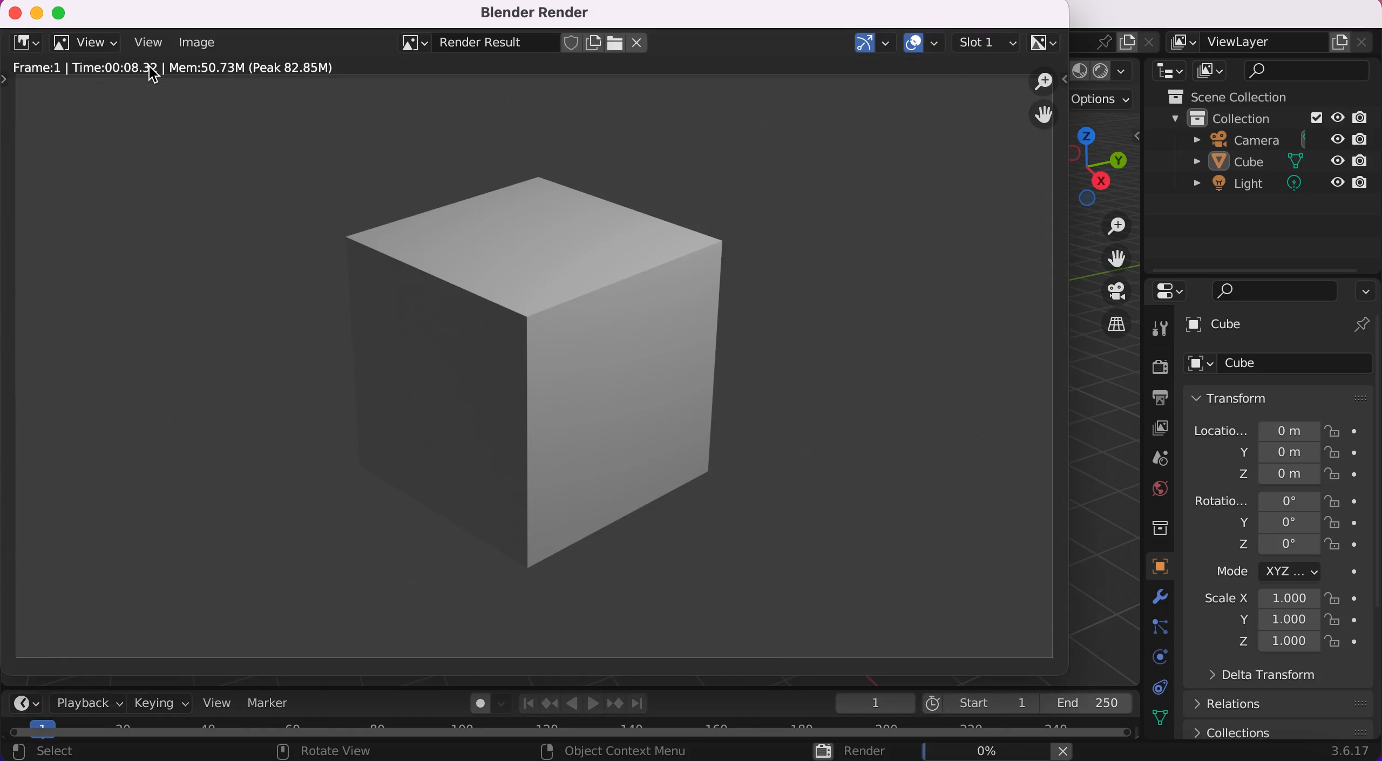 This screenshot has height=761, width=1382. Describe the element at coordinates (1339, 452) in the screenshot. I see `lock` at that location.